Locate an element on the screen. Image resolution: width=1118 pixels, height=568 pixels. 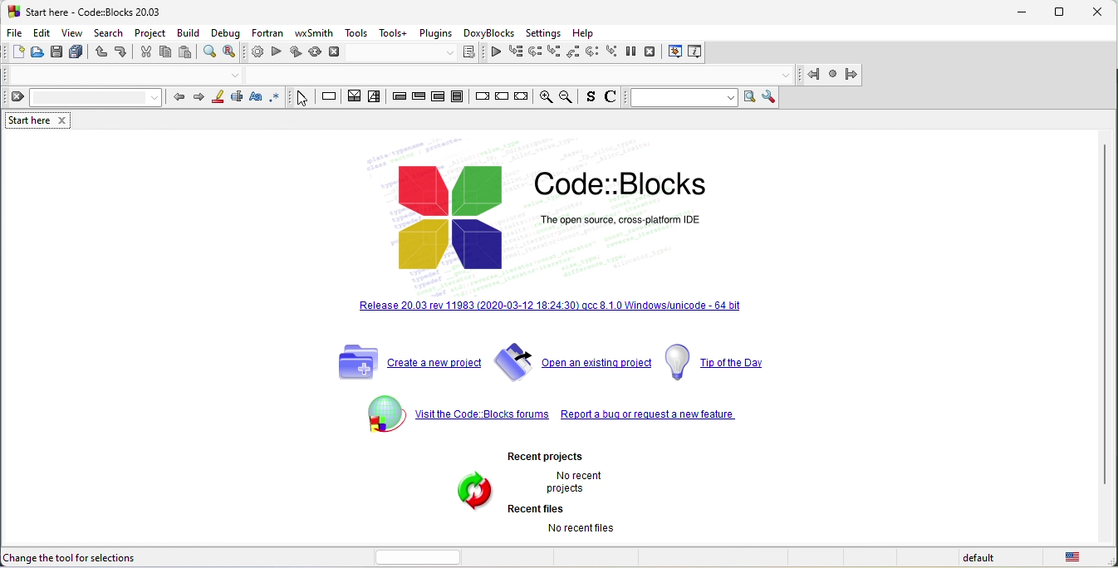
counting loop is located at coordinates (440, 98).